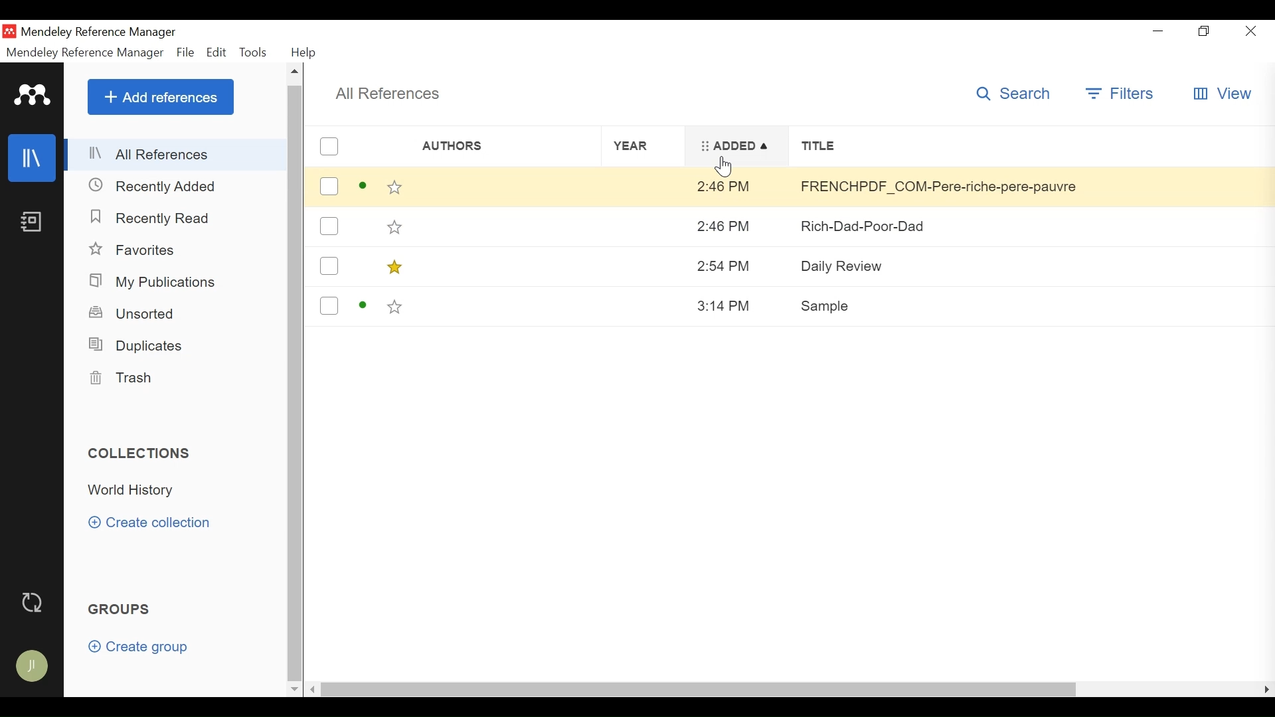 The height and width of the screenshot is (717, 1275). Describe the element at coordinates (395, 266) in the screenshot. I see `Toggle Favorites` at that location.